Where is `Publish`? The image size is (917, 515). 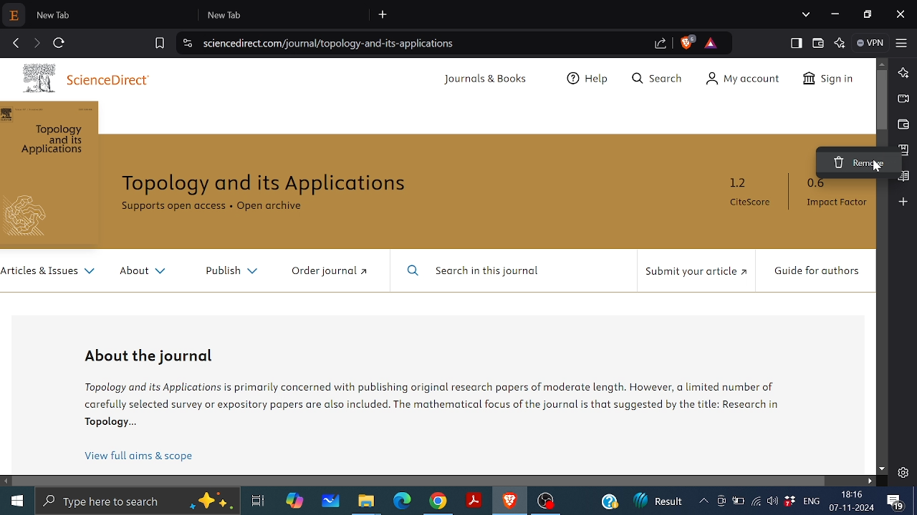
Publish is located at coordinates (234, 273).